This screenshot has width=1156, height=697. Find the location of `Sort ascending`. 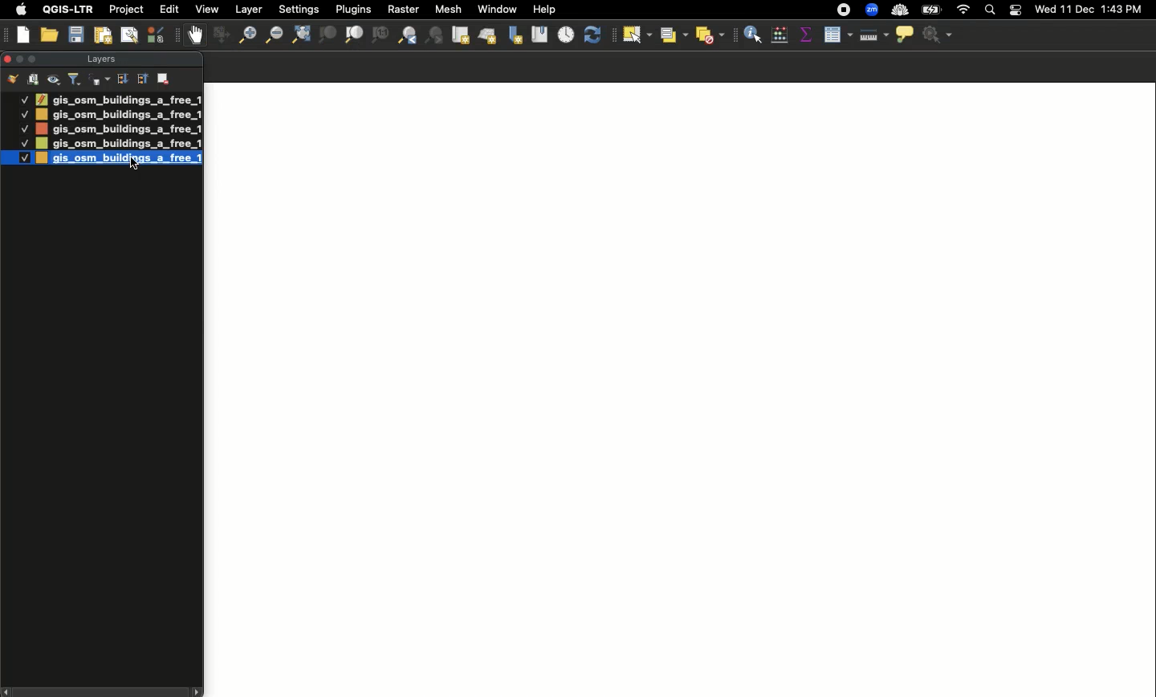

Sort ascending is located at coordinates (141, 78).